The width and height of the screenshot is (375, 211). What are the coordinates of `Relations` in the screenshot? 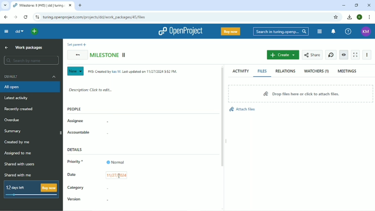 It's located at (285, 71).